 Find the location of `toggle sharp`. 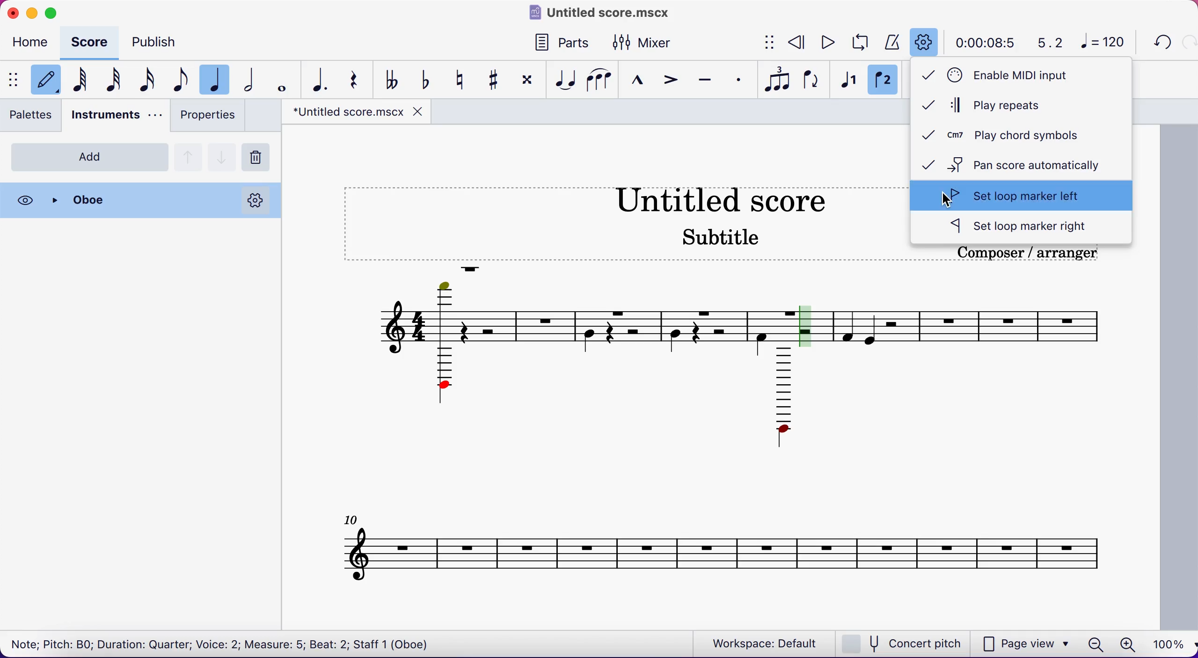

toggle sharp is located at coordinates (498, 80).